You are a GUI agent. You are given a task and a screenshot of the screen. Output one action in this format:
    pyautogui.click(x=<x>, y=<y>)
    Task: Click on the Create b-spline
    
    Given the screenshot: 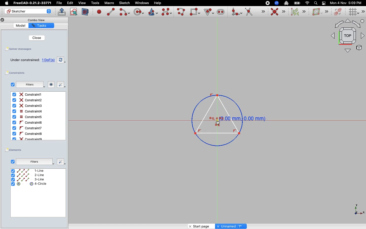 What is the action you would take?
    pyautogui.click(x=167, y=12)
    